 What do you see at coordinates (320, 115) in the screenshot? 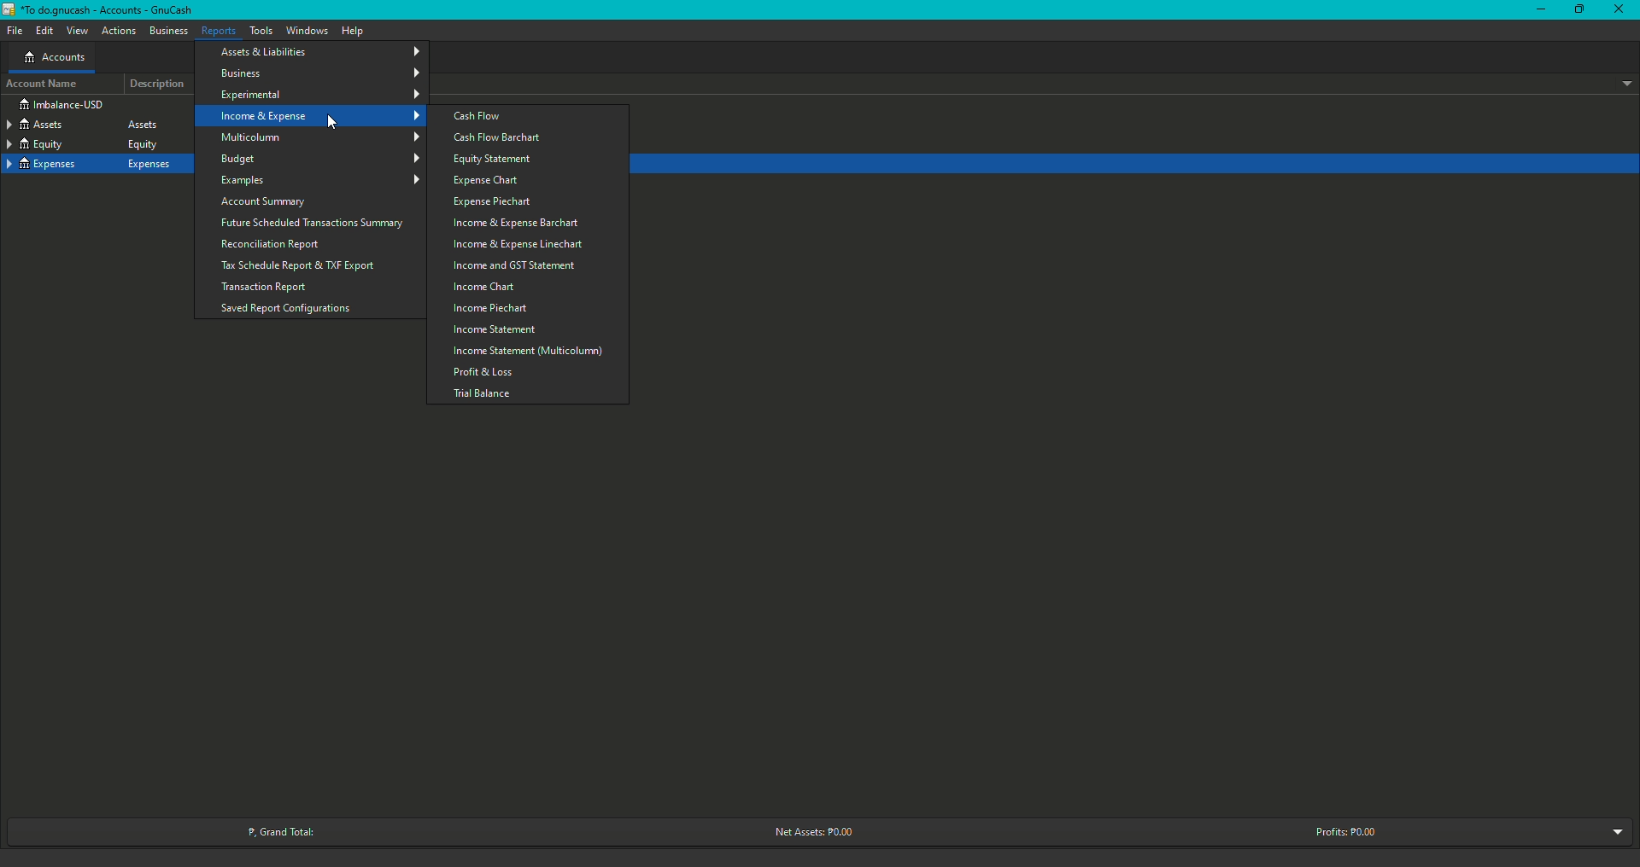
I see `Income and Expense` at bounding box center [320, 115].